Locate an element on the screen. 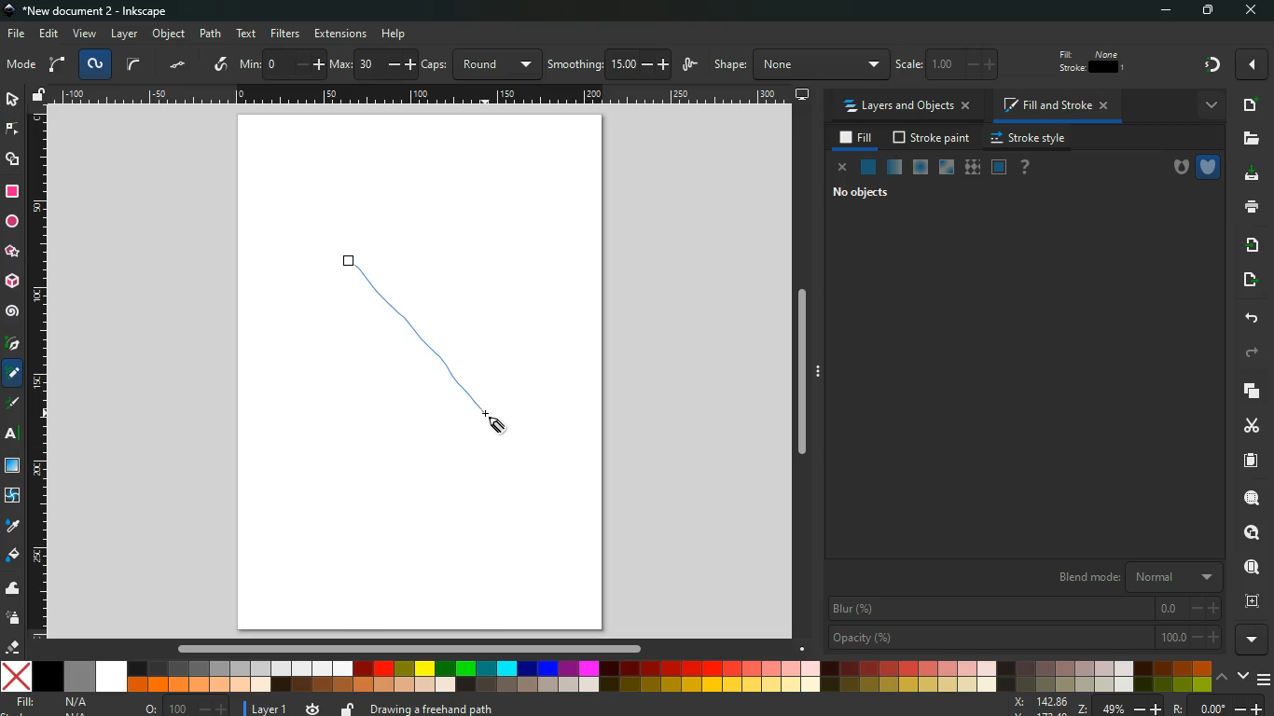  forward is located at coordinates (1253, 353).